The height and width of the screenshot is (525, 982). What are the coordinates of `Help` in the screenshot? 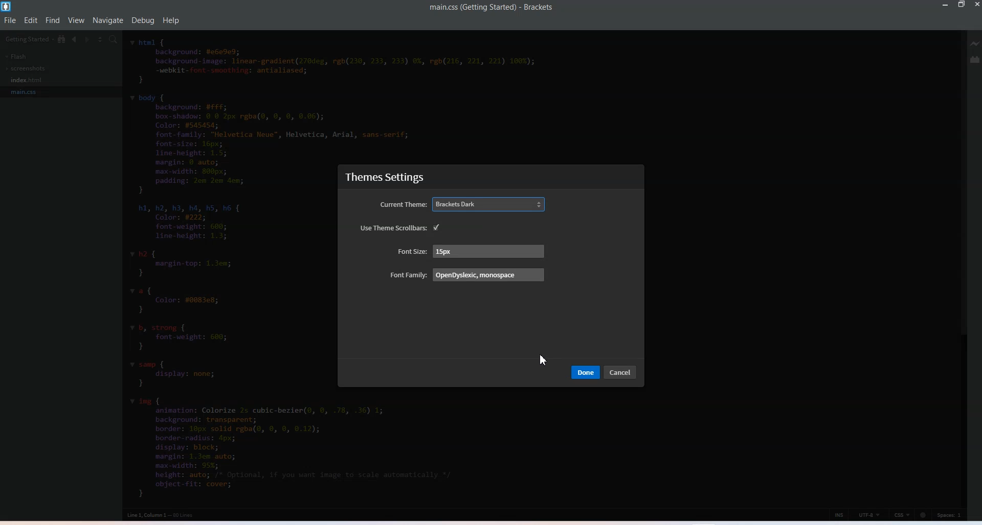 It's located at (171, 21).